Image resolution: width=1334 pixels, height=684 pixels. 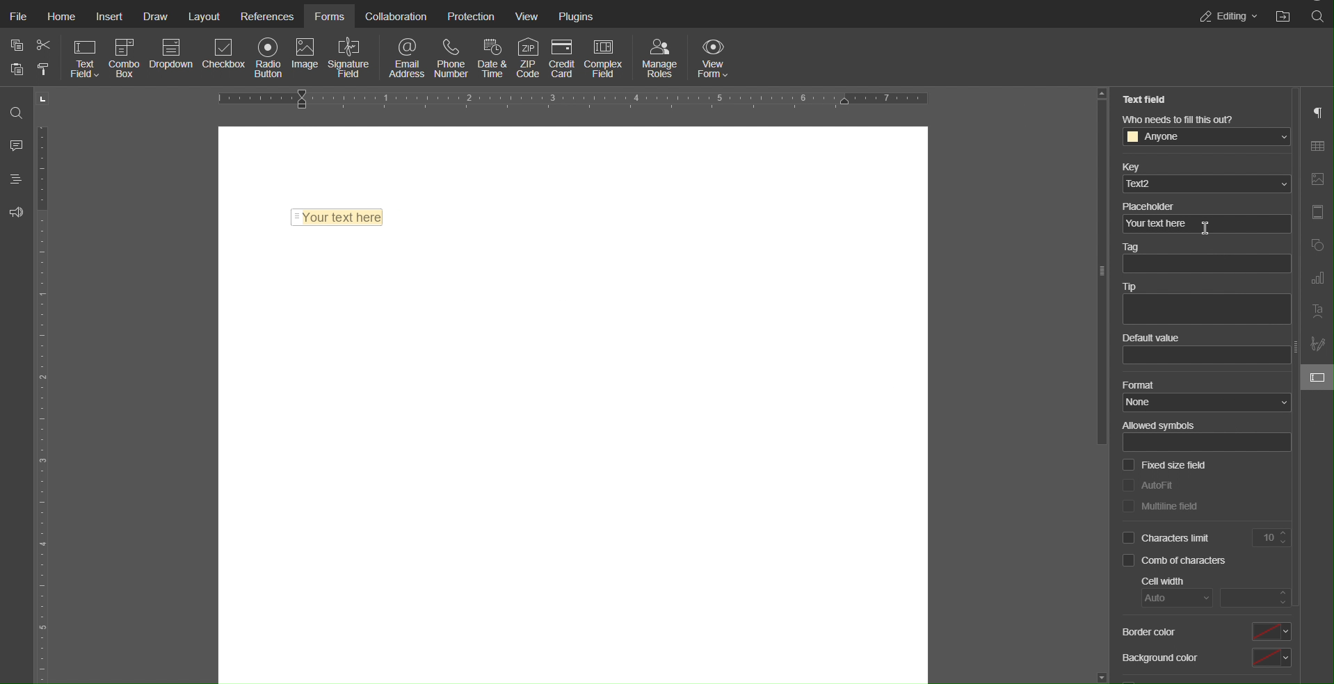 I want to click on Feedback & Support, so click(x=17, y=213).